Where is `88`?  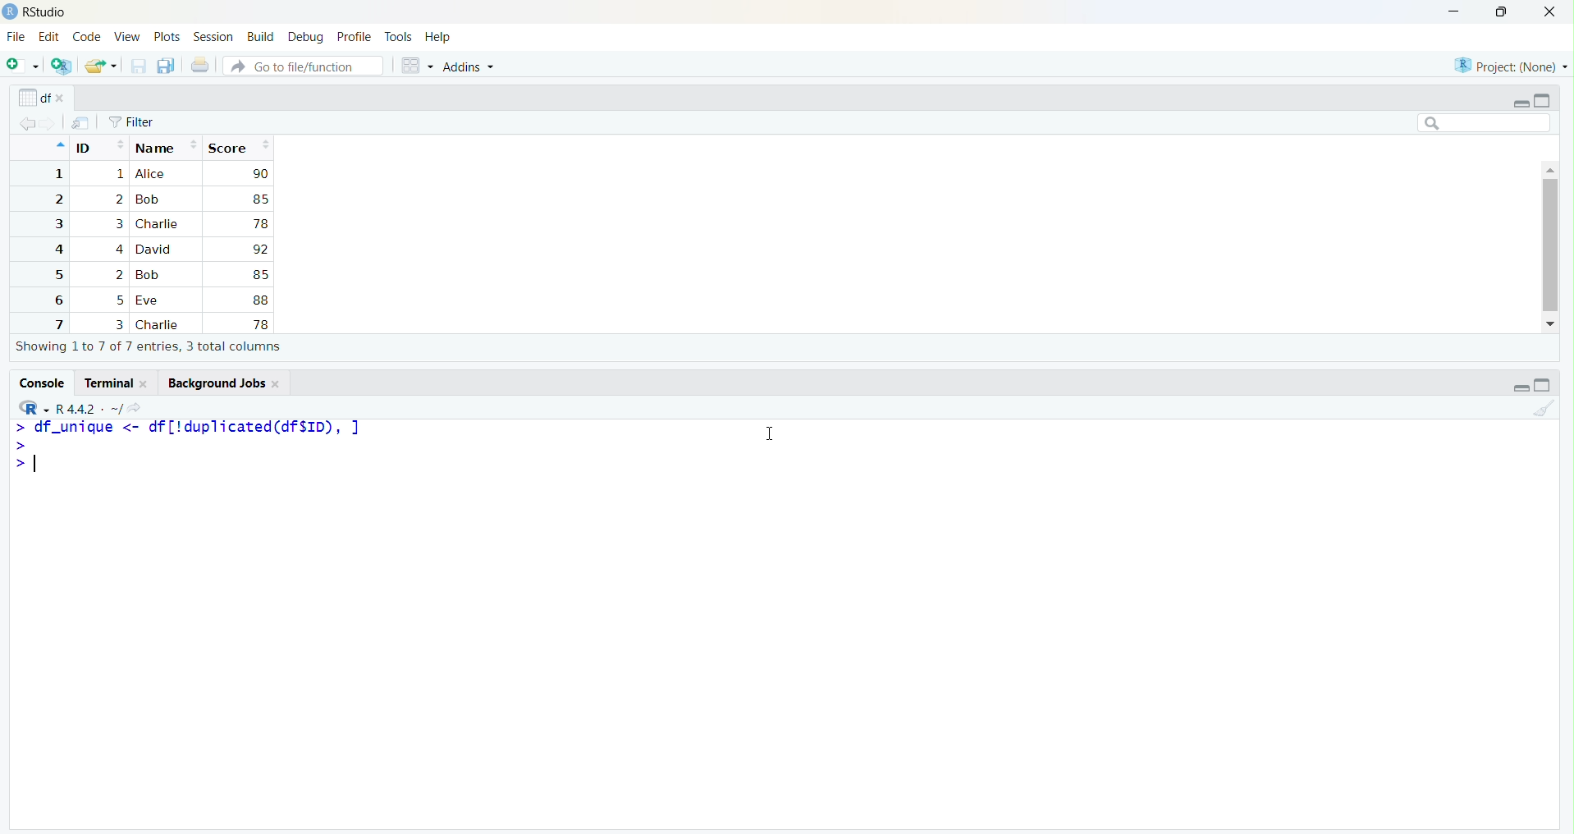
88 is located at coordinates (261, 300).